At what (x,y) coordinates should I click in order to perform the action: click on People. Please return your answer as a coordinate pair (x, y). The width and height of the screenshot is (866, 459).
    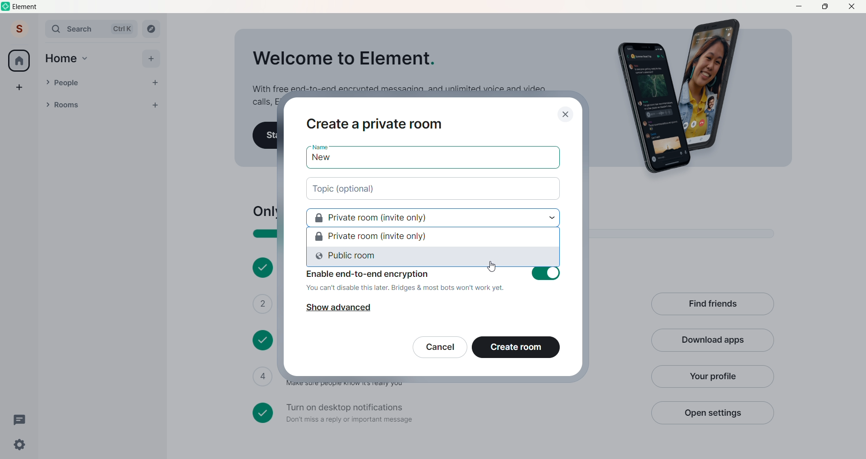
    Looking at the image, I should click on (98, 83).